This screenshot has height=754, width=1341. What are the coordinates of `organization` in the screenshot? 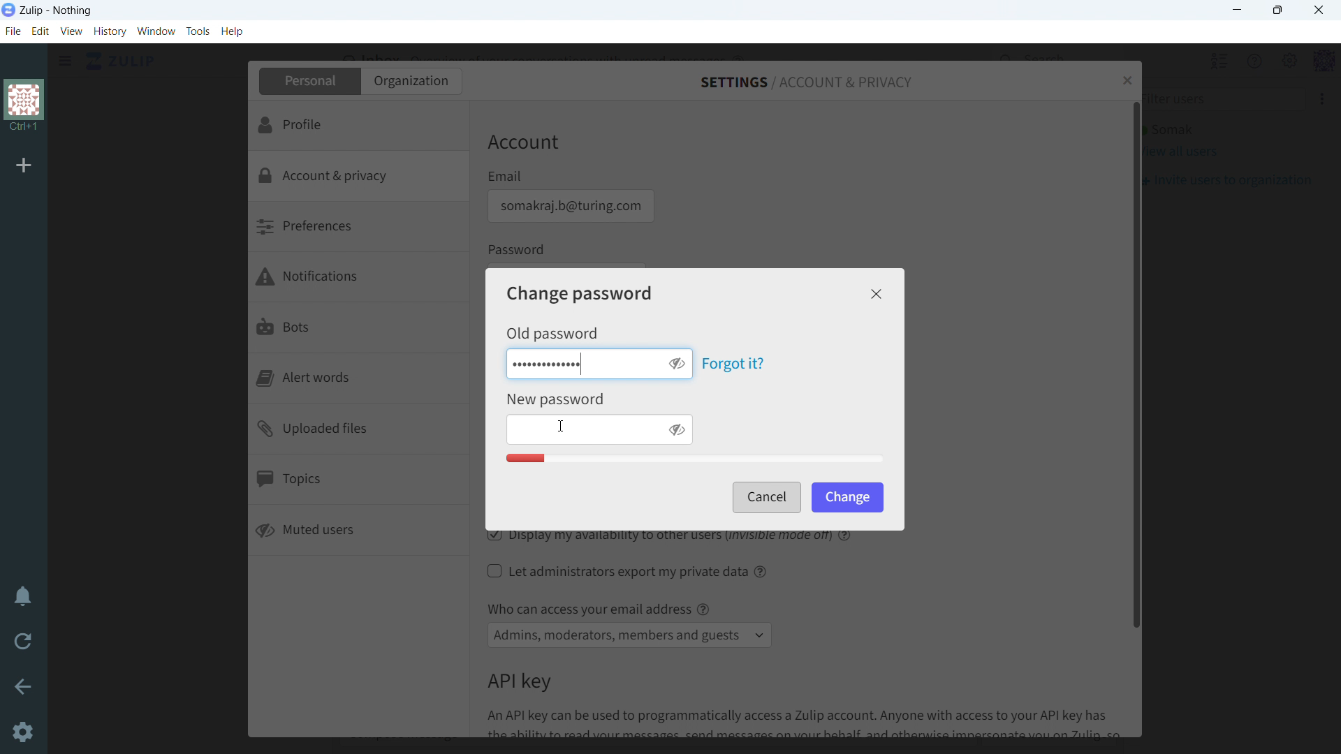 It's located at (25, 107).